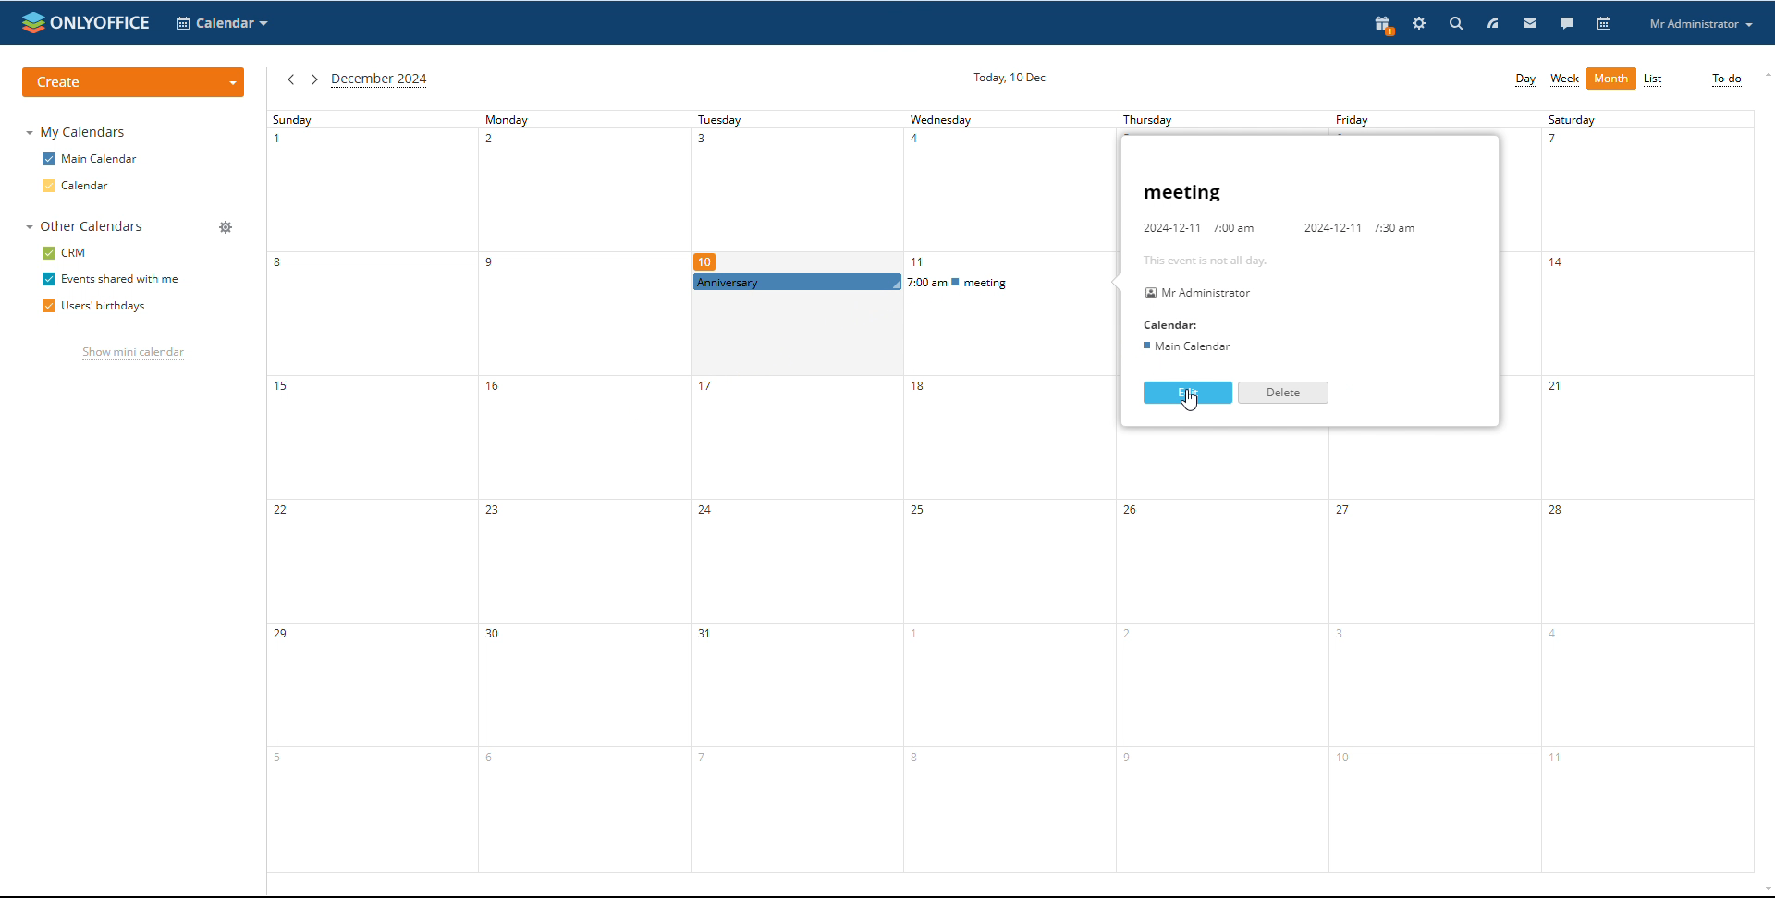 The width and height of the screenshot is (1775, 898). What do you see at coordinates (1009, 190) in the screenshot?
I see `wednesday` at bounding box center [1009, 190].